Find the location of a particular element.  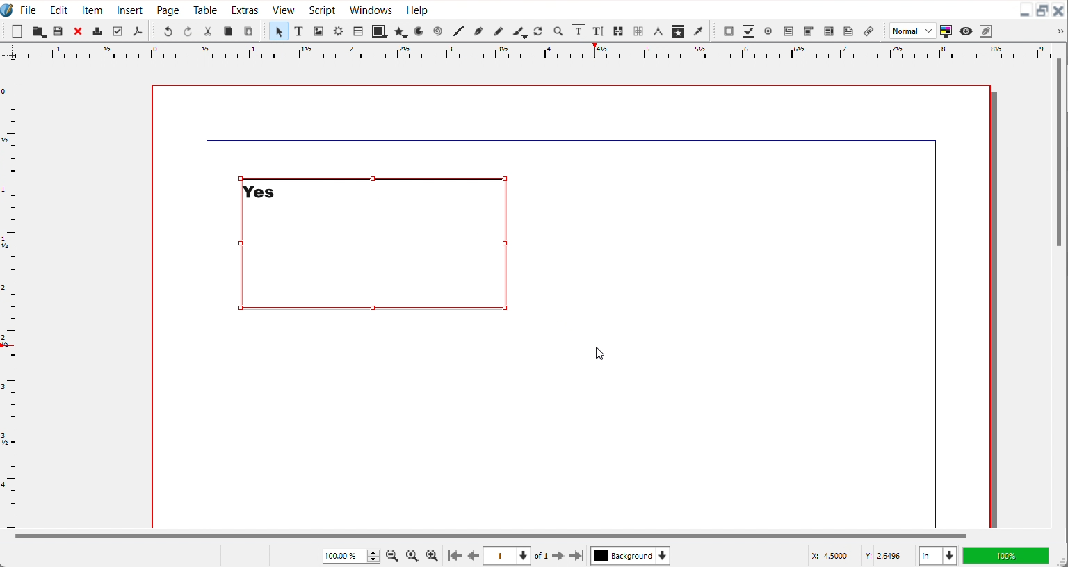

Select item is located at coordinates (278, 31).